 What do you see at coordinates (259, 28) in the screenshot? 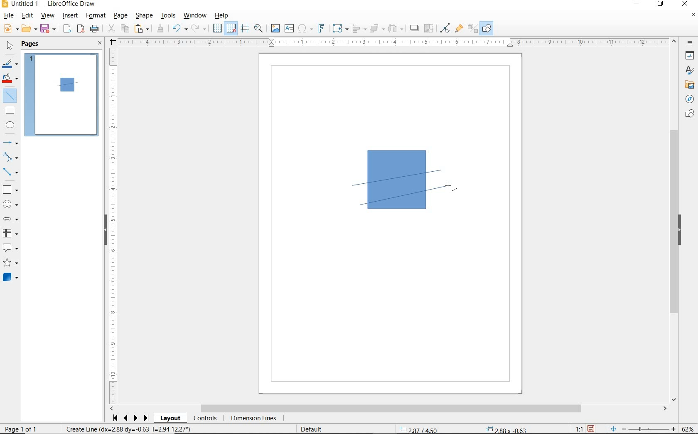
I see `ZOOM & PAN` at bounding box center [259, 28].